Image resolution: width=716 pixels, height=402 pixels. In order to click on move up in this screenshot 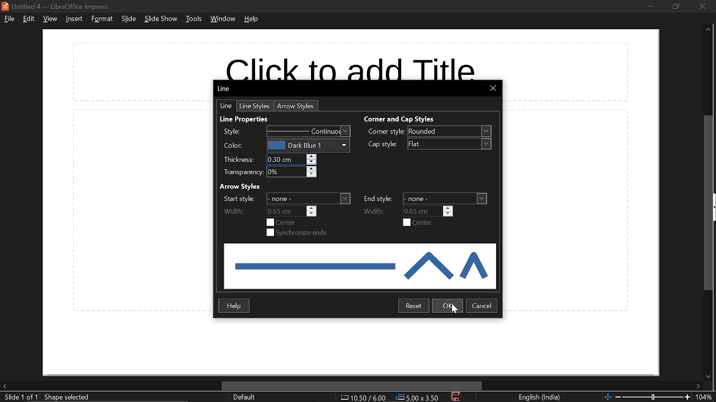, I will do `click(708, 30)`.